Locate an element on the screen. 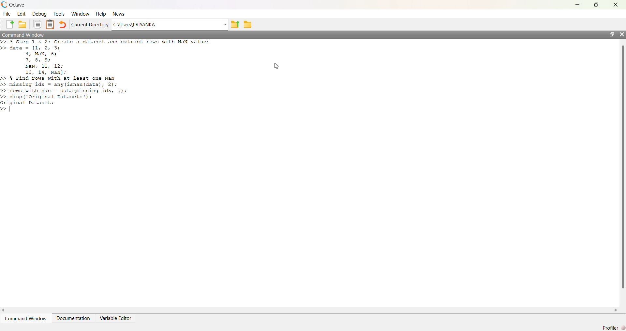 This screenshot has width=626, height=331. News is located at coordinates (119, 14).